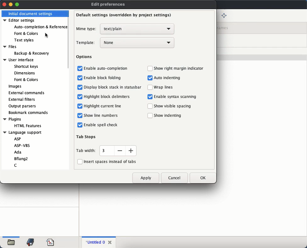 The height and width of the screenshot is (248, 307). I want to click on frames, so click(223, 28).